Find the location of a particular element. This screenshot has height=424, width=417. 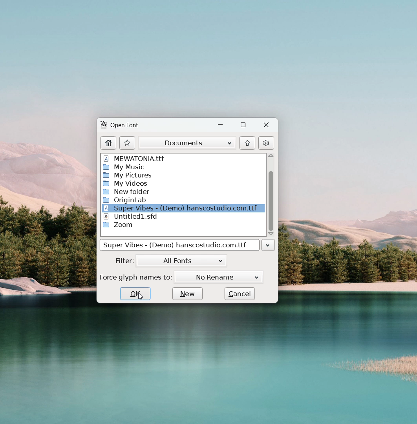

logo is located at coordinates (103, 125).